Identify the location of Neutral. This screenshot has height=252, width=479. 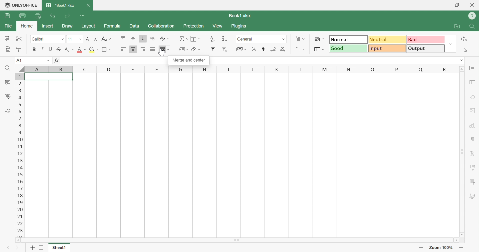
(387, 39).